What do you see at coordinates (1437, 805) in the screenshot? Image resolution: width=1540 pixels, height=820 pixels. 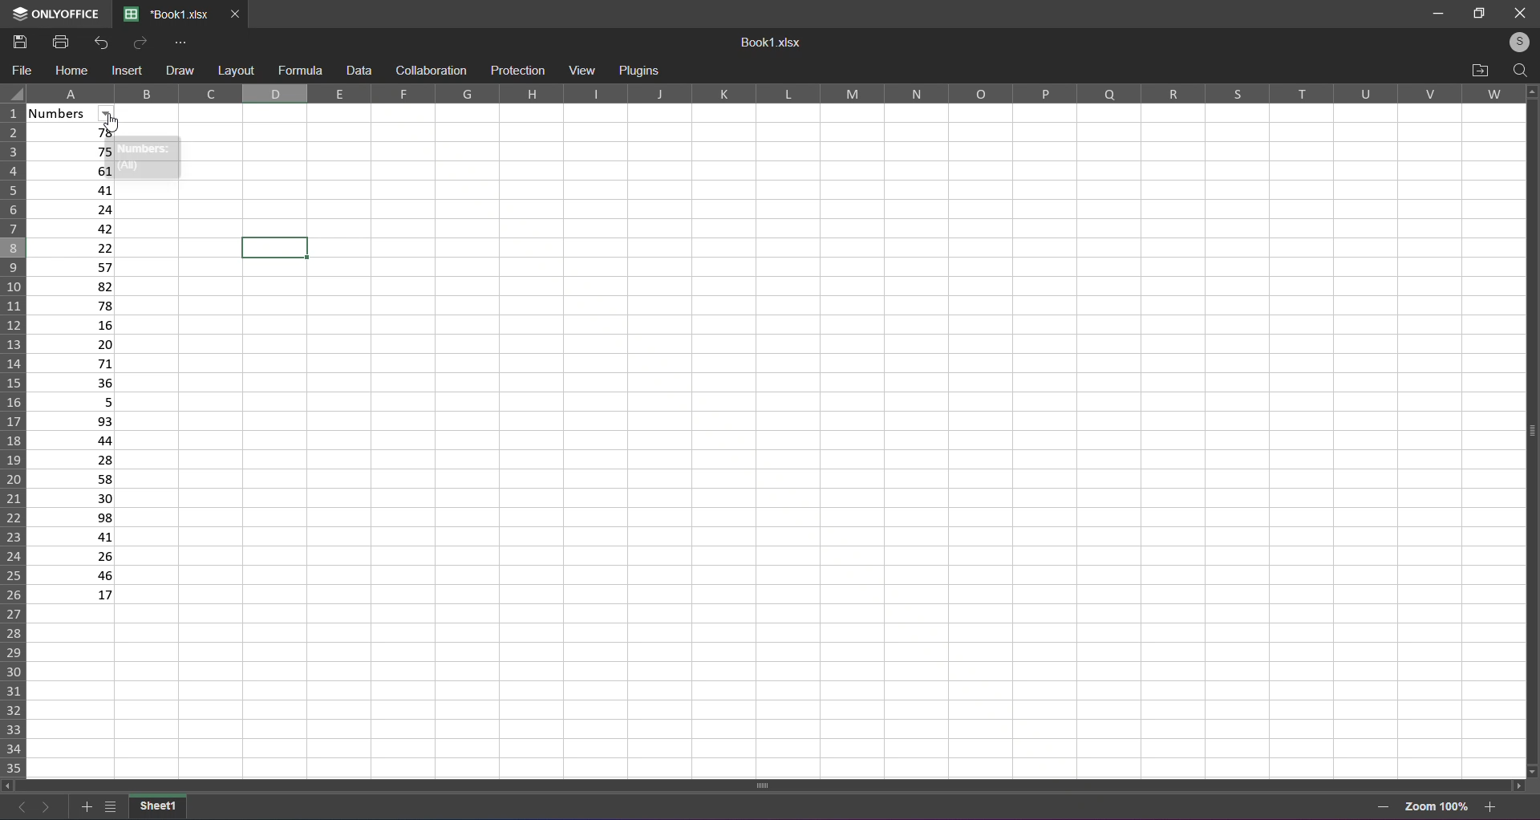 I see `Zoom 100%` at bounding box center [1437, 805].